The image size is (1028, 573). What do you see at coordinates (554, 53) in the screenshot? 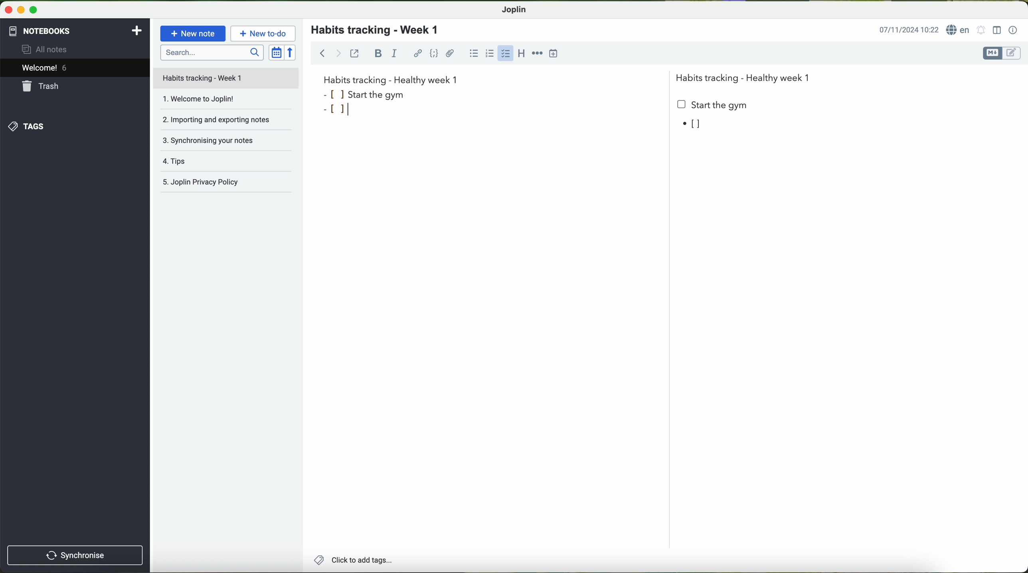
I see `insert time` at bounding box center [554, 53].